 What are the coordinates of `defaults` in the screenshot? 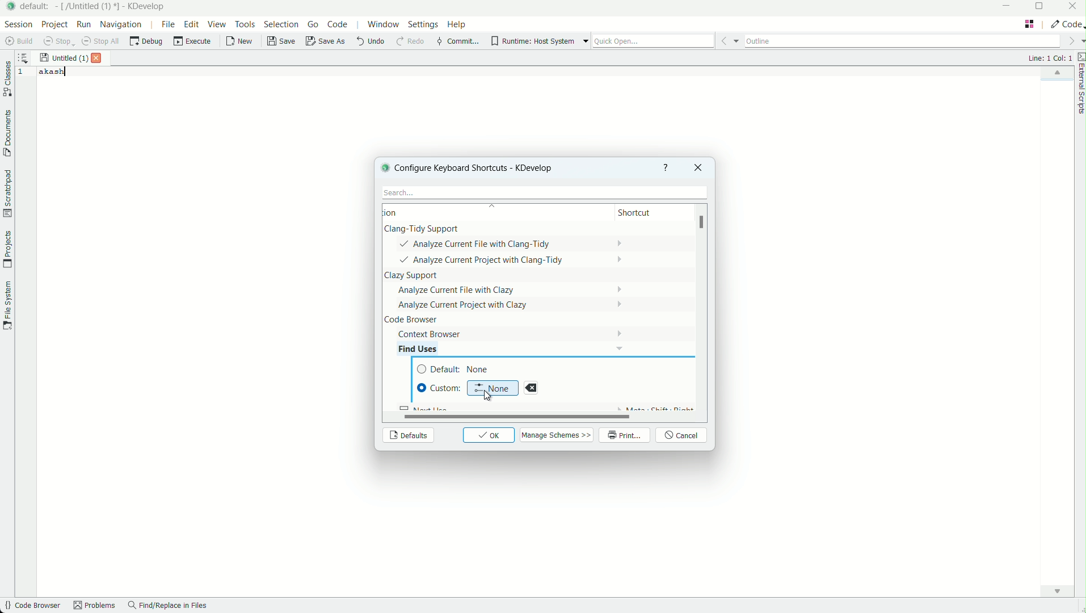 It's located at (407, 436).